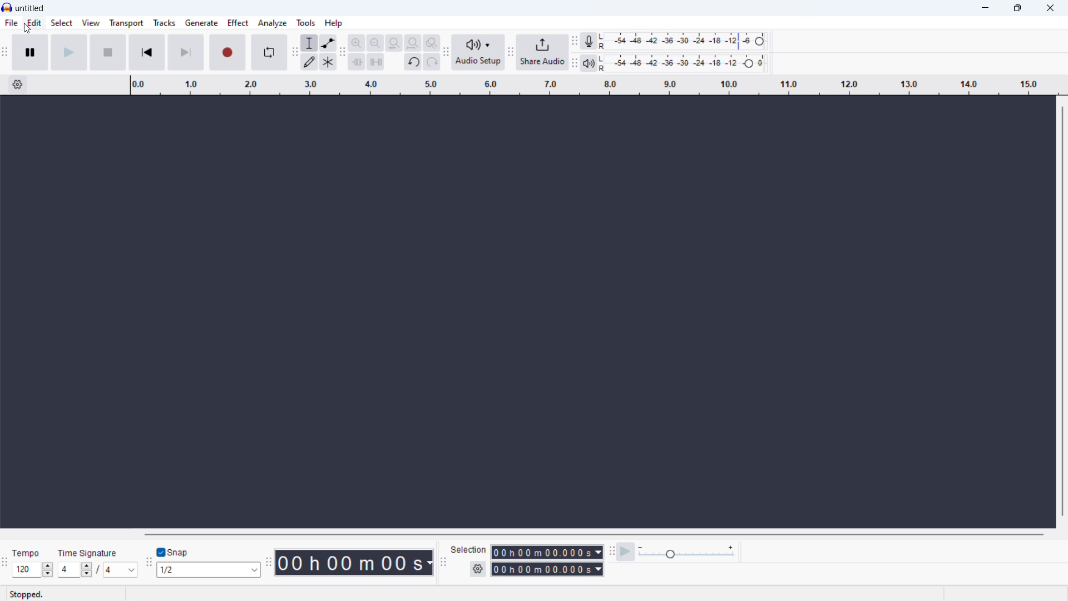 Image resolution: width=1068 pixels, height=601 pixels. Describe the element at coordinates (91, 23) in the screenshot. I see `view` at that location.